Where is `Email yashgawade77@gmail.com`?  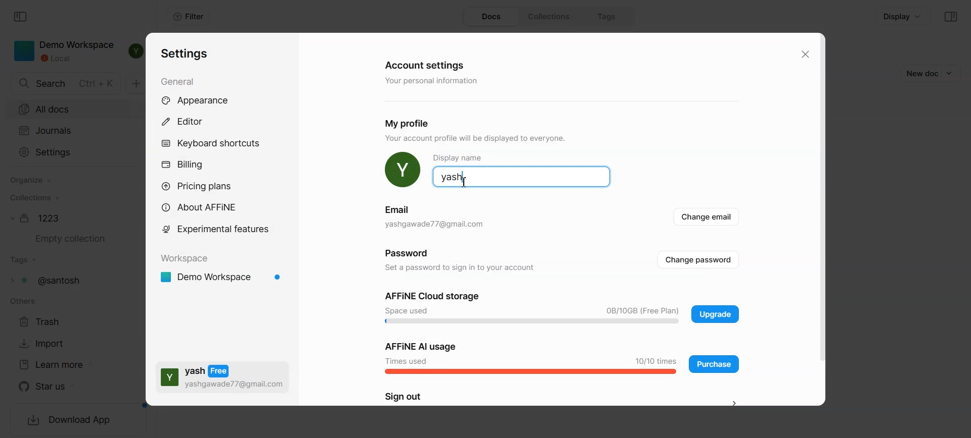
Email yashgawade77@gmail.com is located at coordinates (435, 219).